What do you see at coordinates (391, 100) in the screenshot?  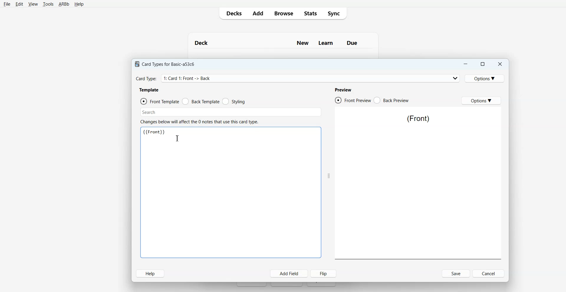 I see `Back Preview` at bounding box center [391, 100].